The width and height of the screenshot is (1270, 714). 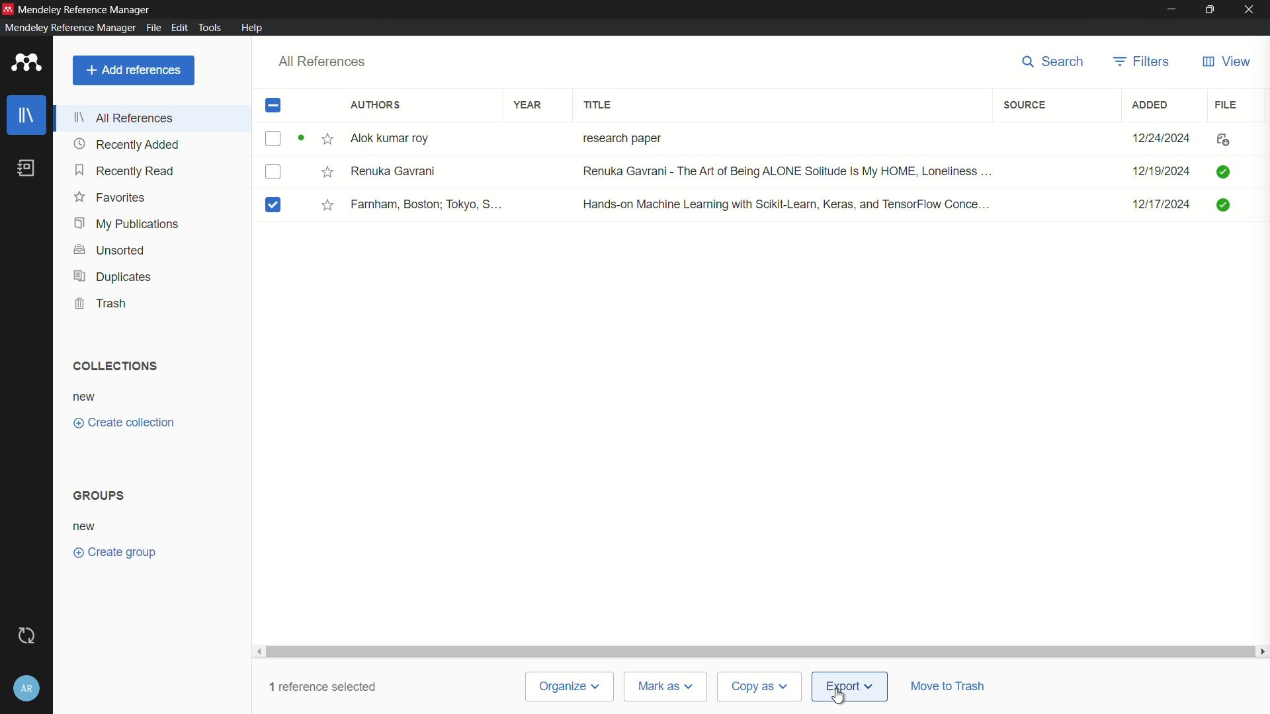 I want to click on tools menu, so click(x=211, y=28).